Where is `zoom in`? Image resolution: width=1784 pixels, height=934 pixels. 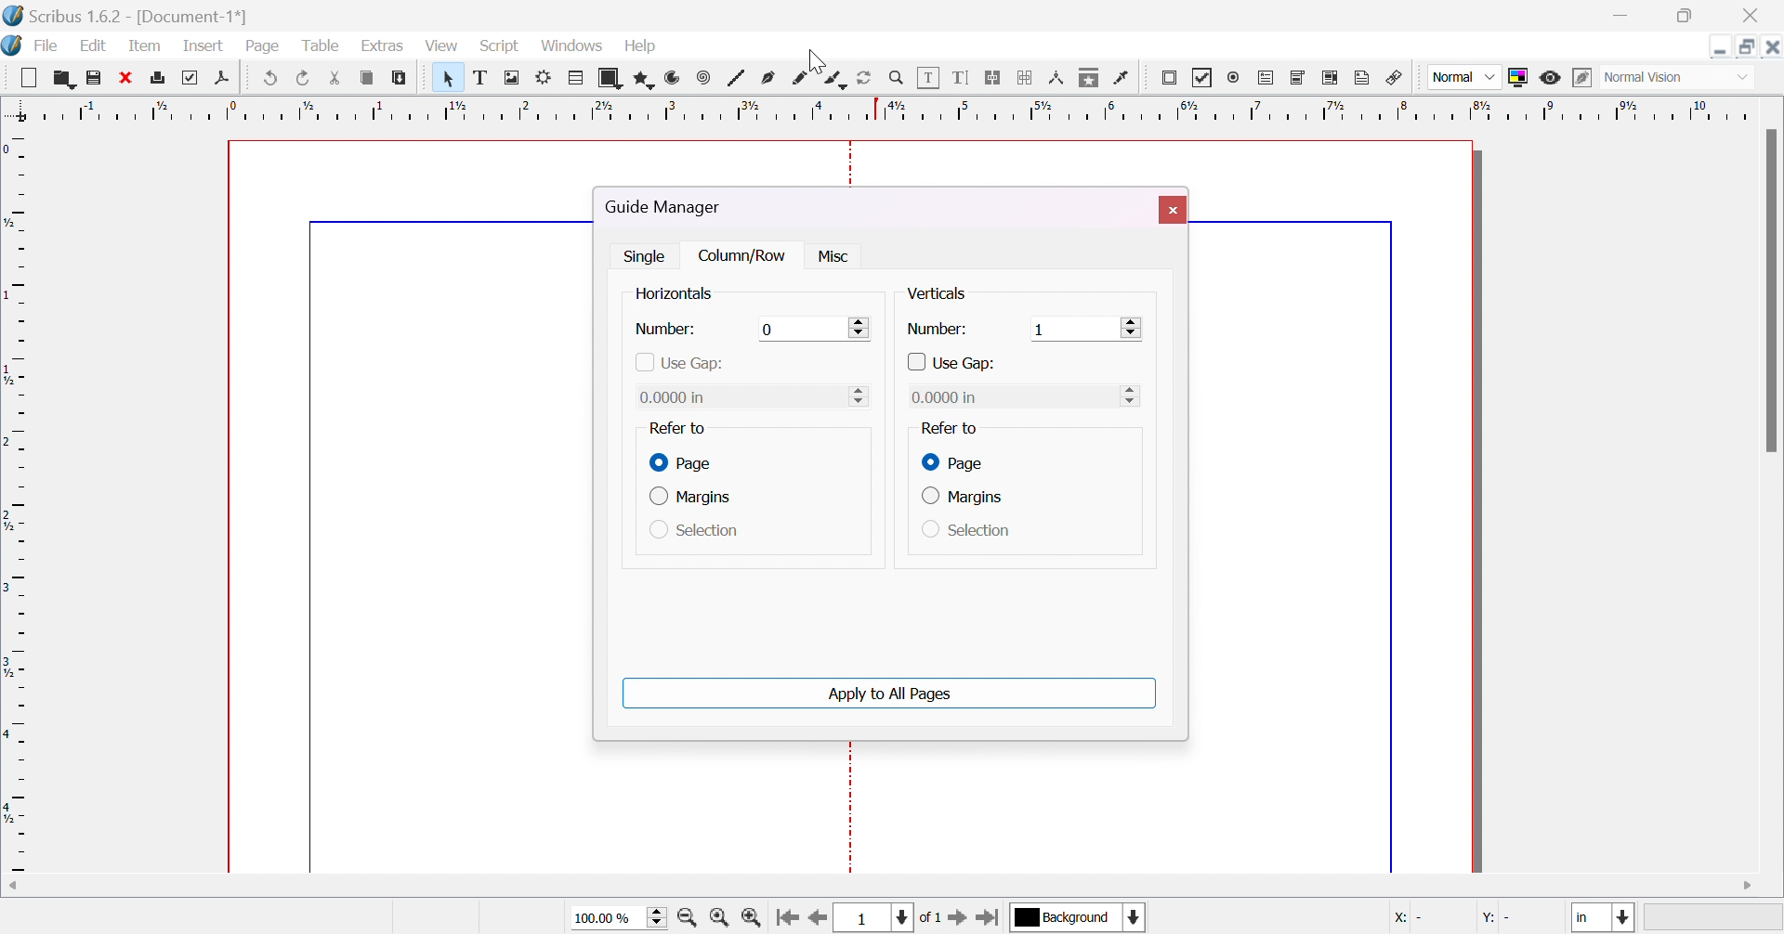
zoom in is located at coordinates (753, 916).